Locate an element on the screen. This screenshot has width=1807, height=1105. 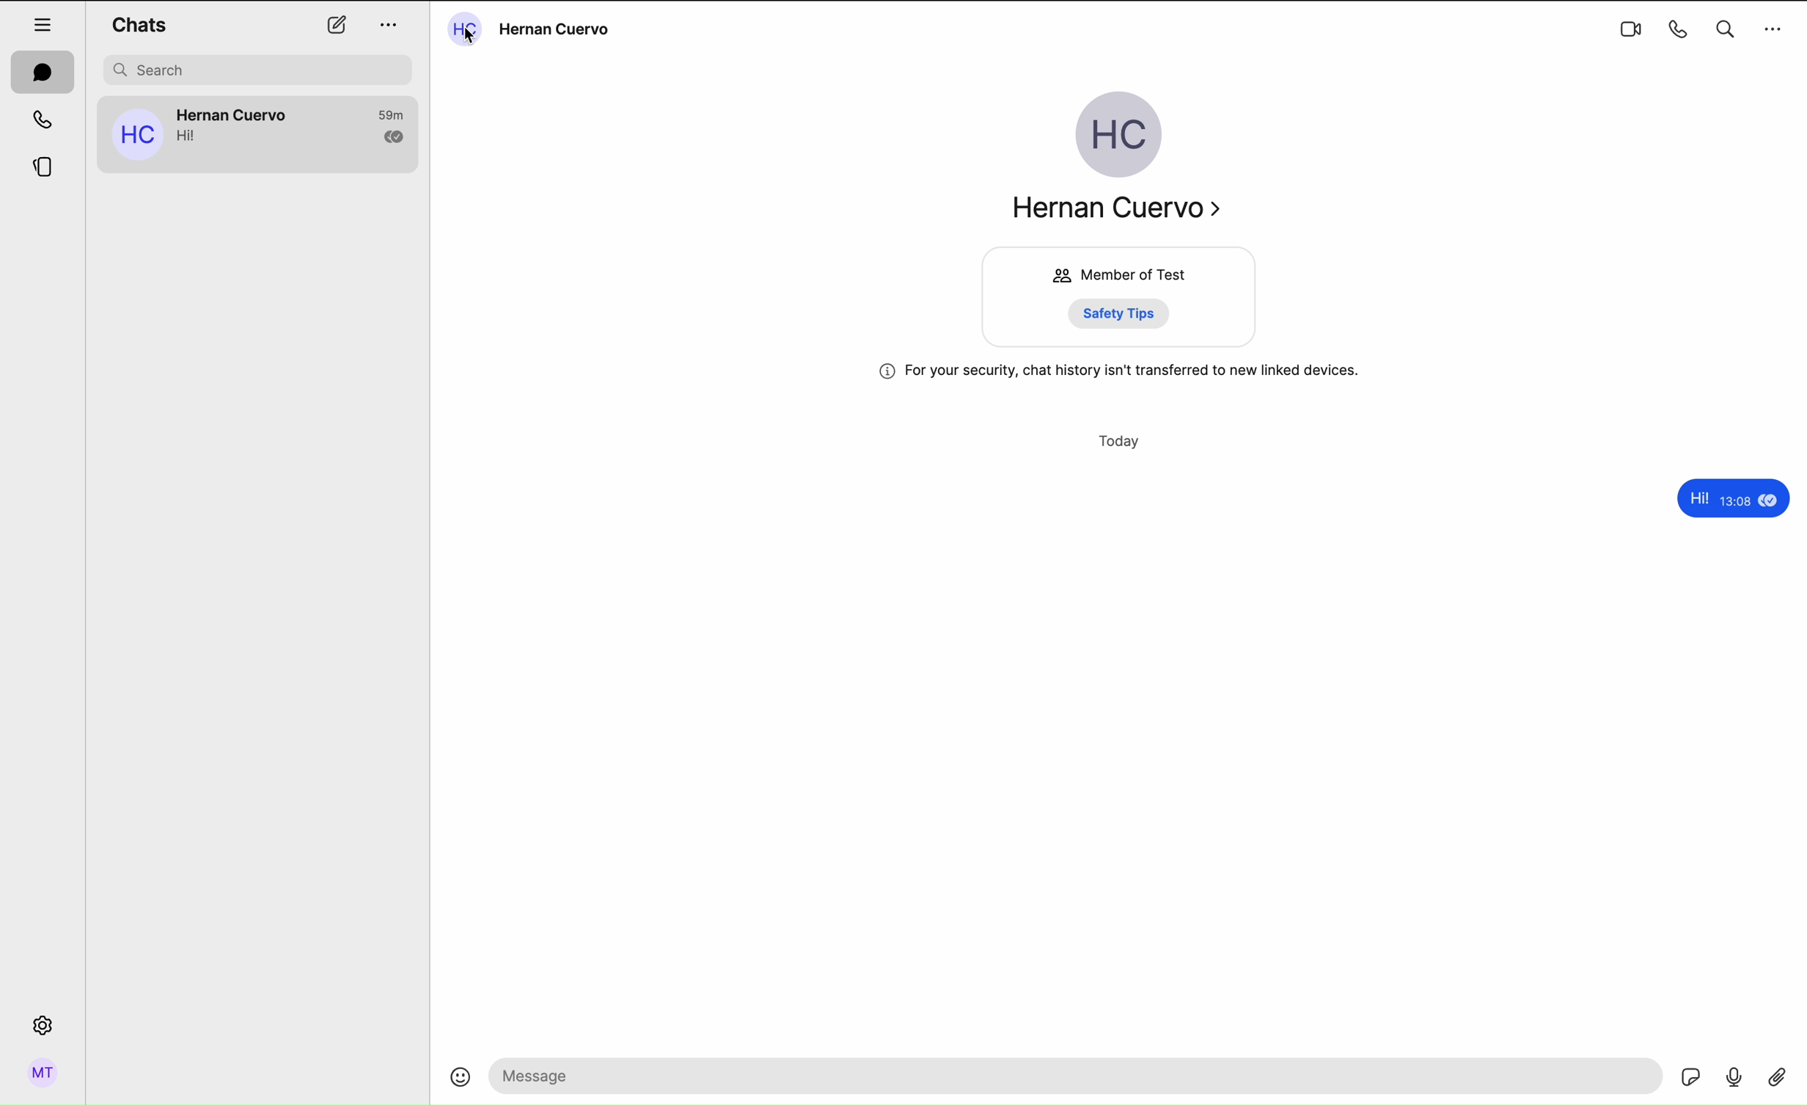
attach file is located at coordinates (1778, 1082).